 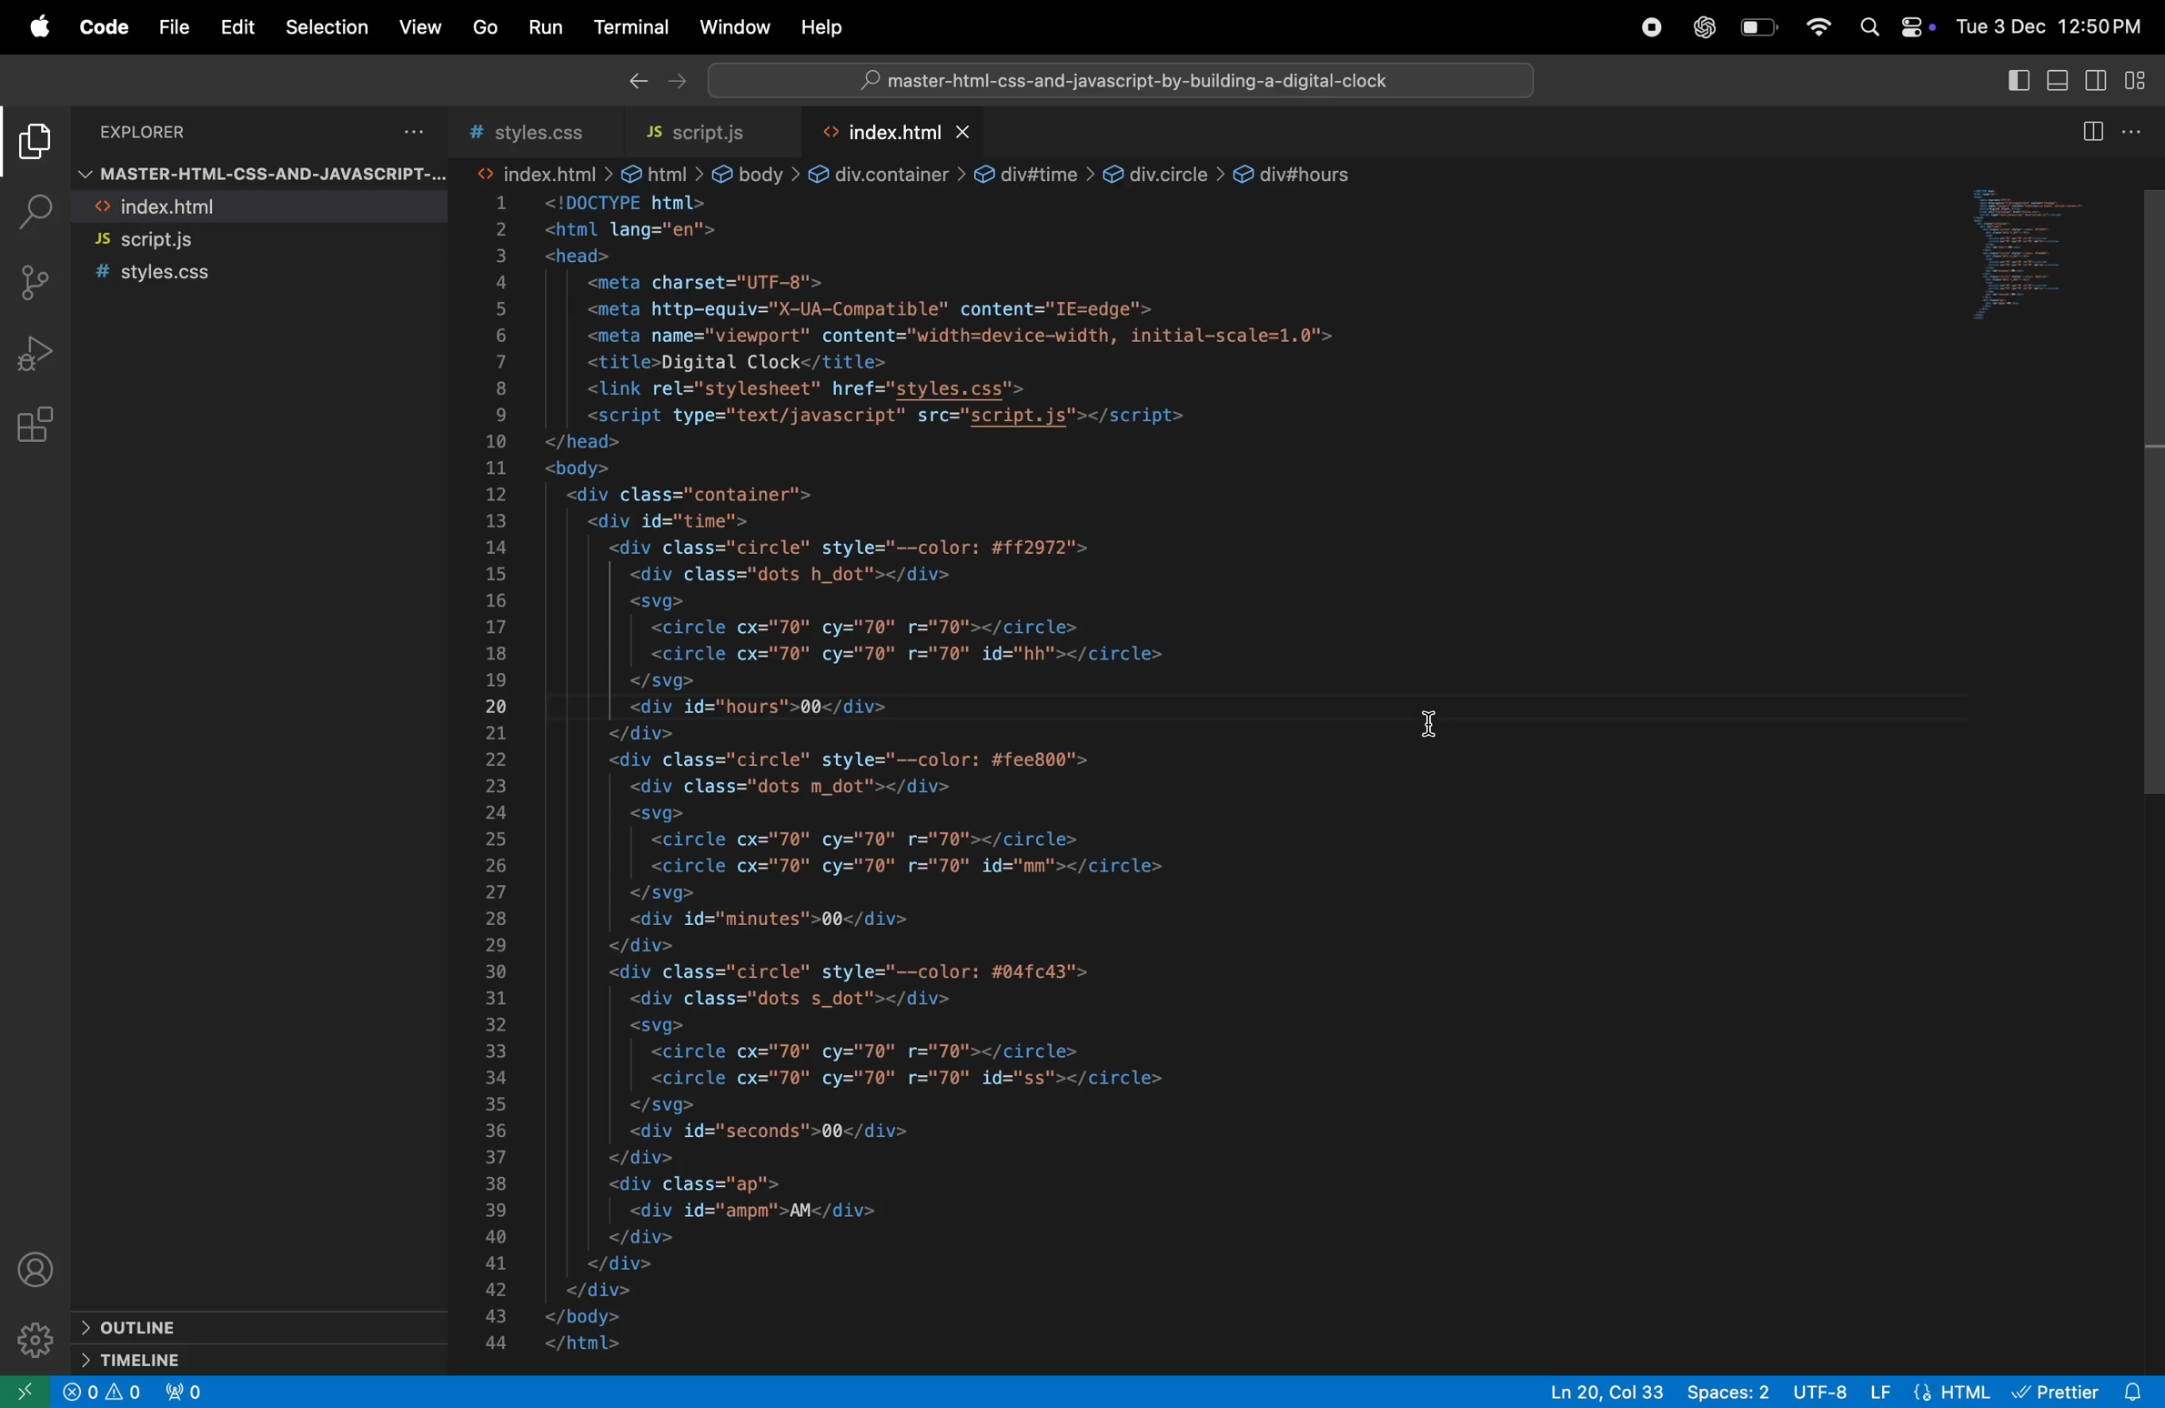 What do you see at coordinates (421, 31) in the screenshot?
I see `view` at bounding box center [421, 31].